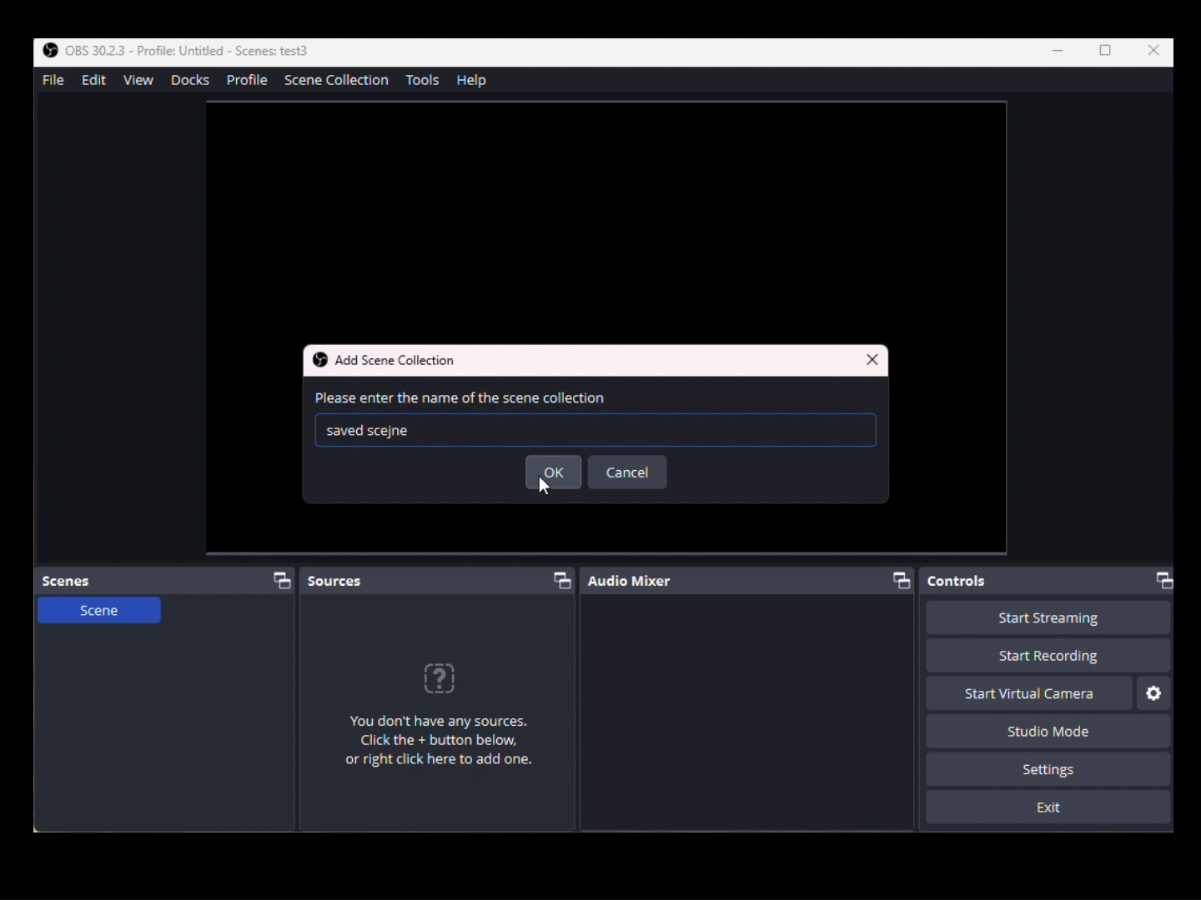 Image resolution: width=1201 pixels, height=900 pixels. What do you see at coordinates (188, 80) in the screenshot?
I see `Docks` at bounding box center [188, 80].